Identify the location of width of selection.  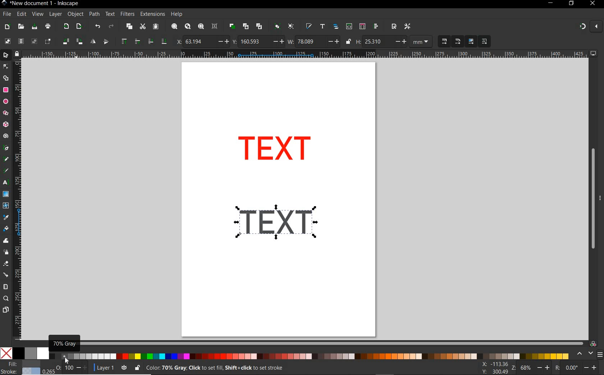
(314, 41).